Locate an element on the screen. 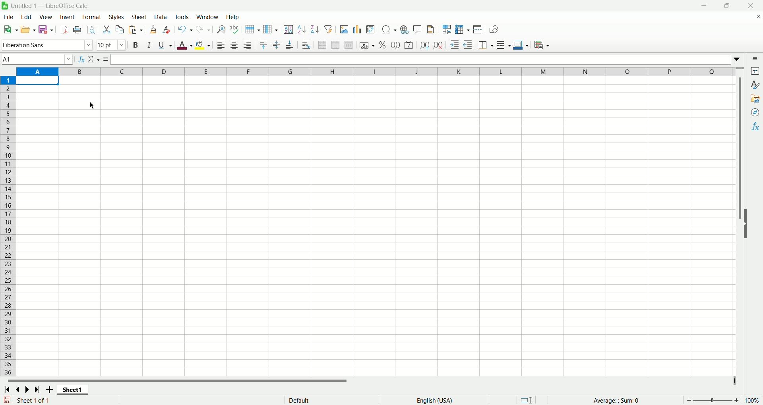 This screenshot has height=405, width=763. redo is located at coordinates (204, 29).